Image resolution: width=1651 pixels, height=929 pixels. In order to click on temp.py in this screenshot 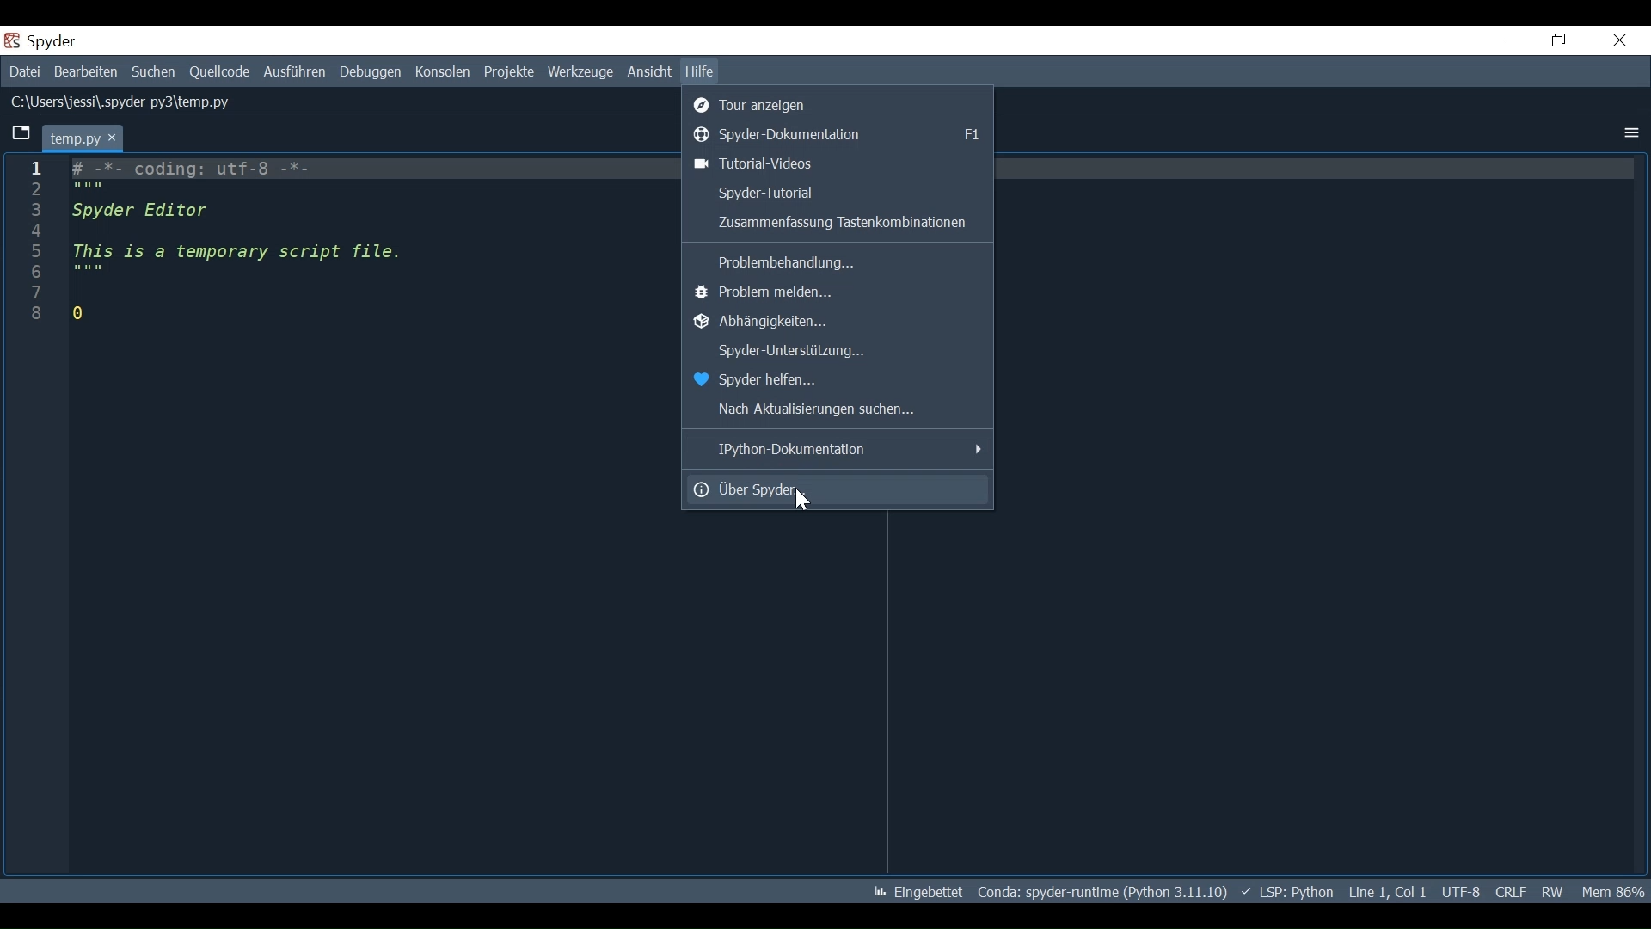, I will do `click(82, 137)`.